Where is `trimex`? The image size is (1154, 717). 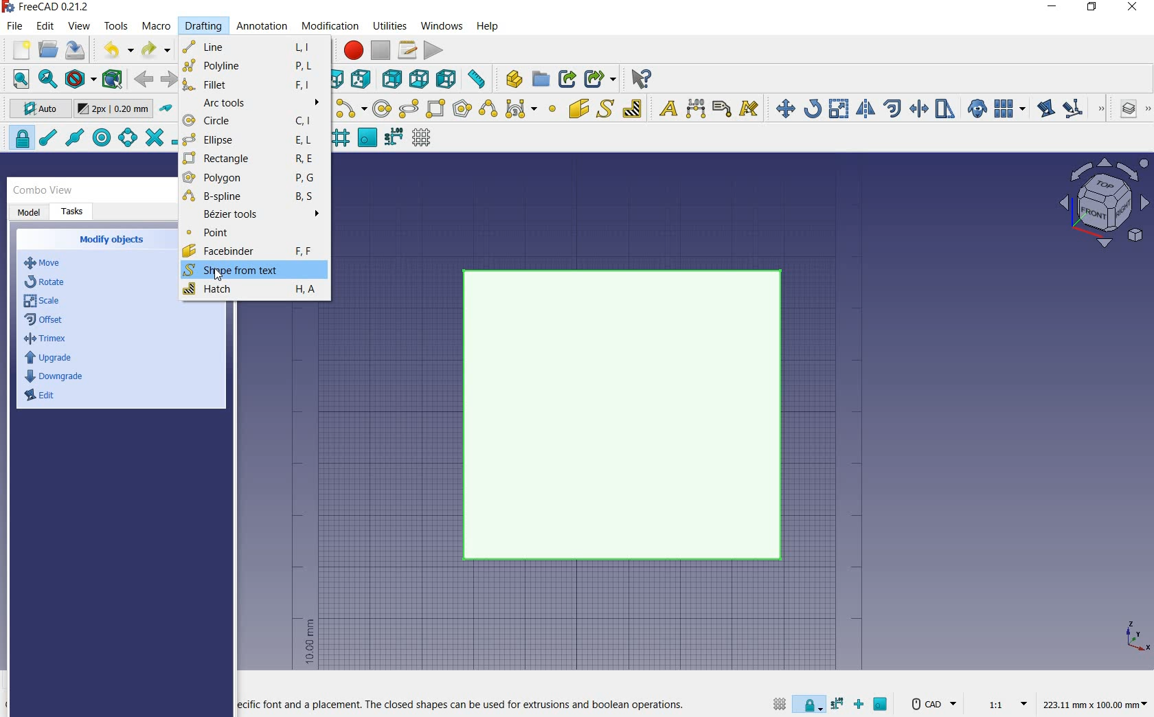 trimex is located at coordinates (45, 341).